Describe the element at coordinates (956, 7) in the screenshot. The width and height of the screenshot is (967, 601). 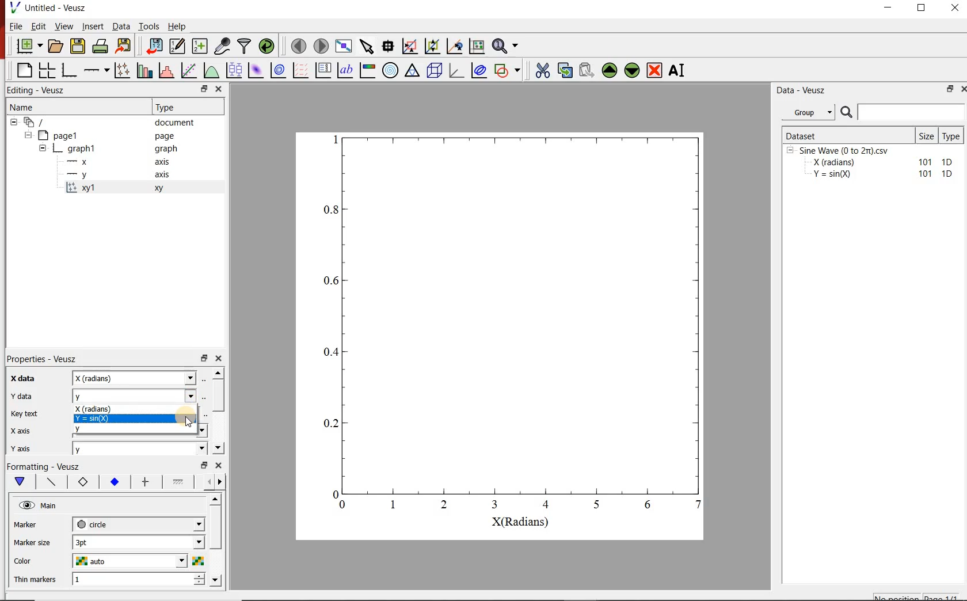
I see `Close` at that location.